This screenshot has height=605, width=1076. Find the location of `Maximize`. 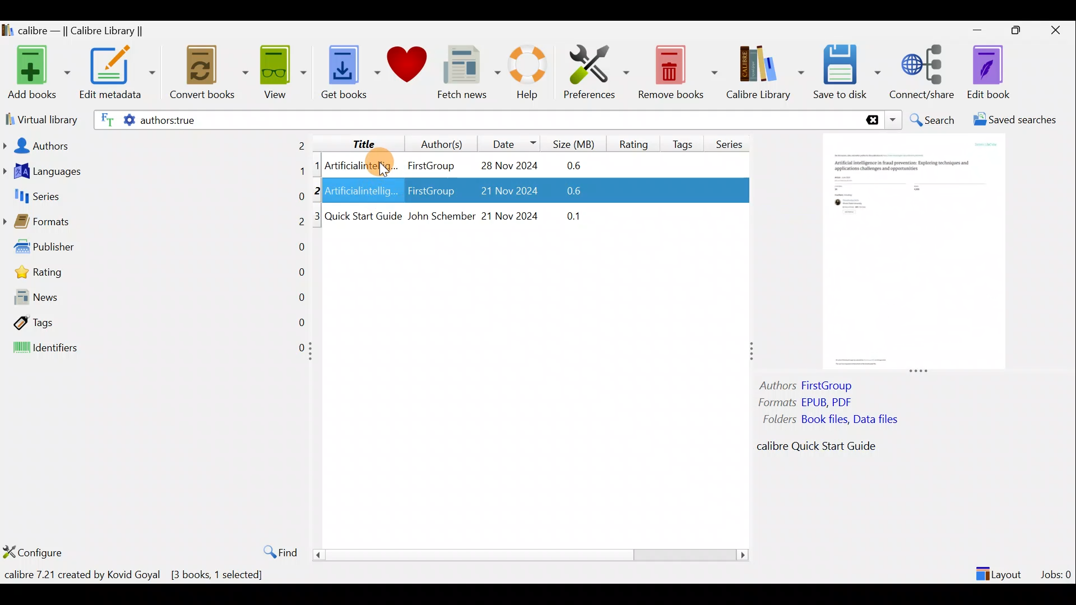

Maximize is located at coordinates (1021, 31).